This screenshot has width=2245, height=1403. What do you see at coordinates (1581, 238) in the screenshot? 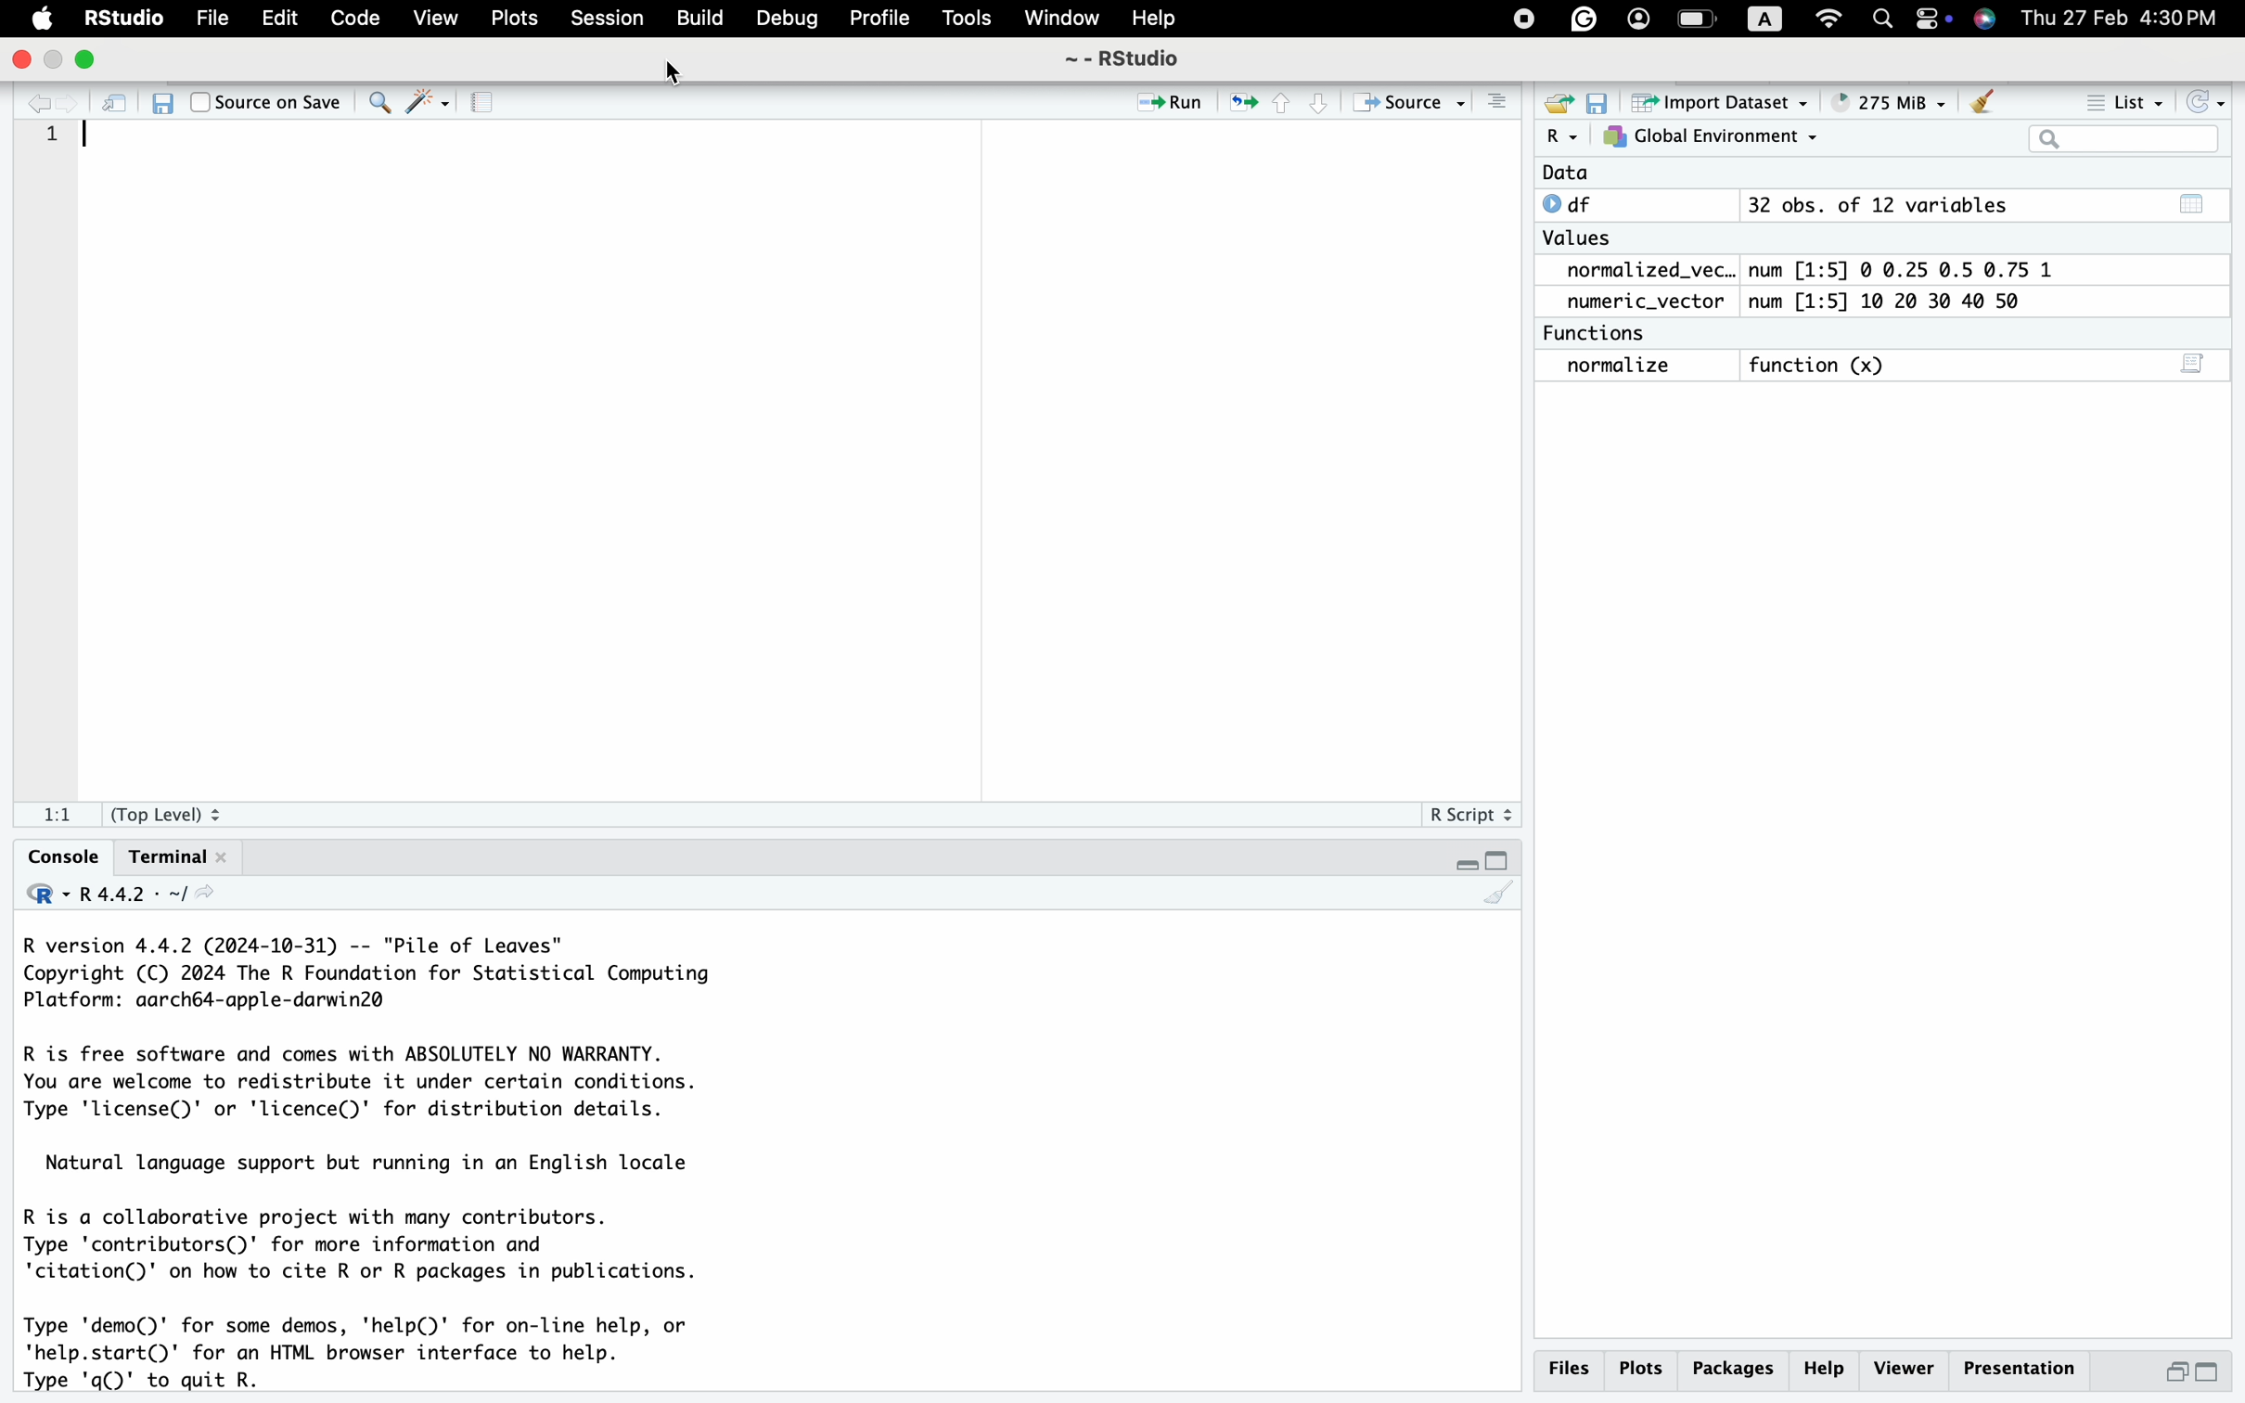
I see `values` at bounding box center [1581, 238].